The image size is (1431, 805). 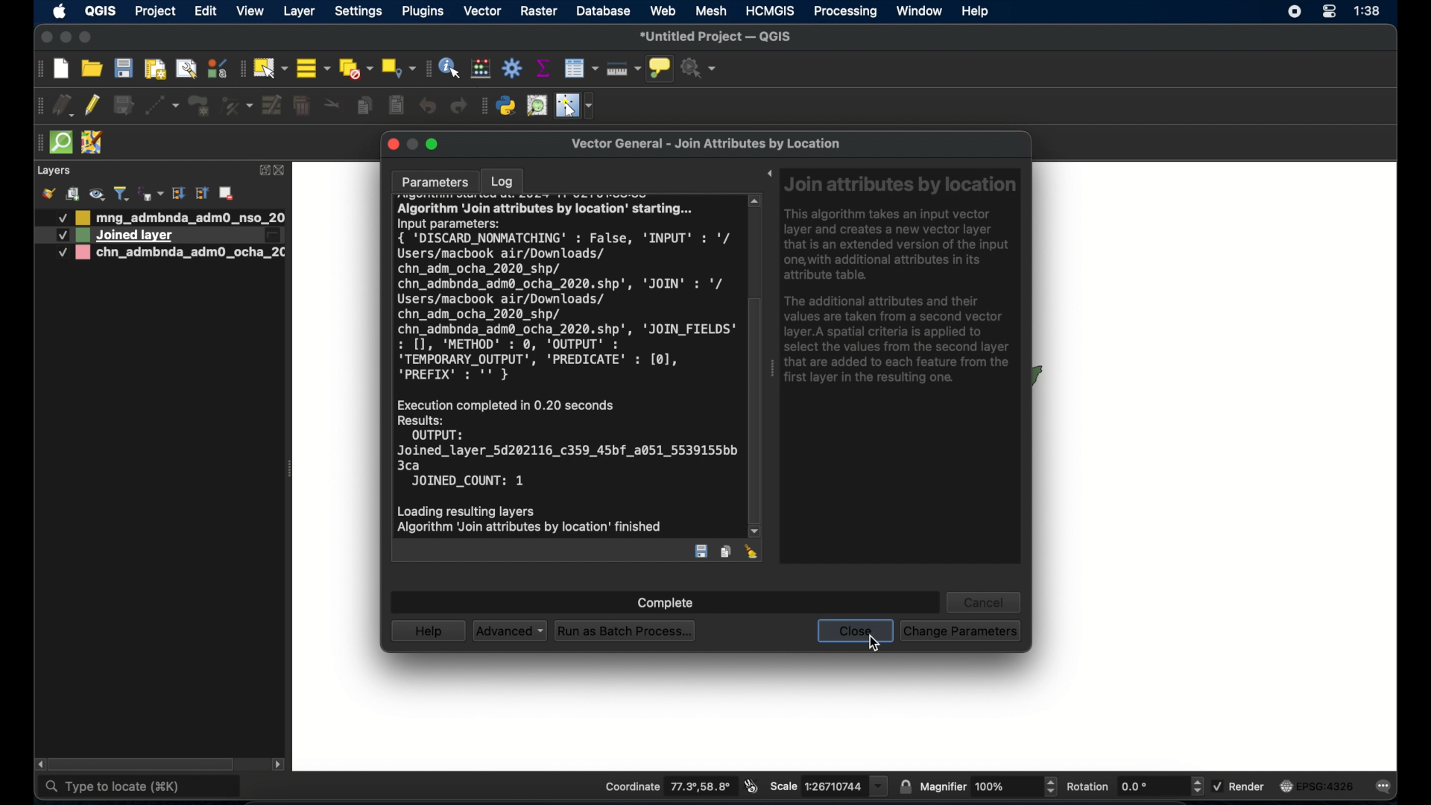 What do you see at coordinates (756, 203) in the screenshot?
I see `scroll up arrow` at bounding box center [756, 203].